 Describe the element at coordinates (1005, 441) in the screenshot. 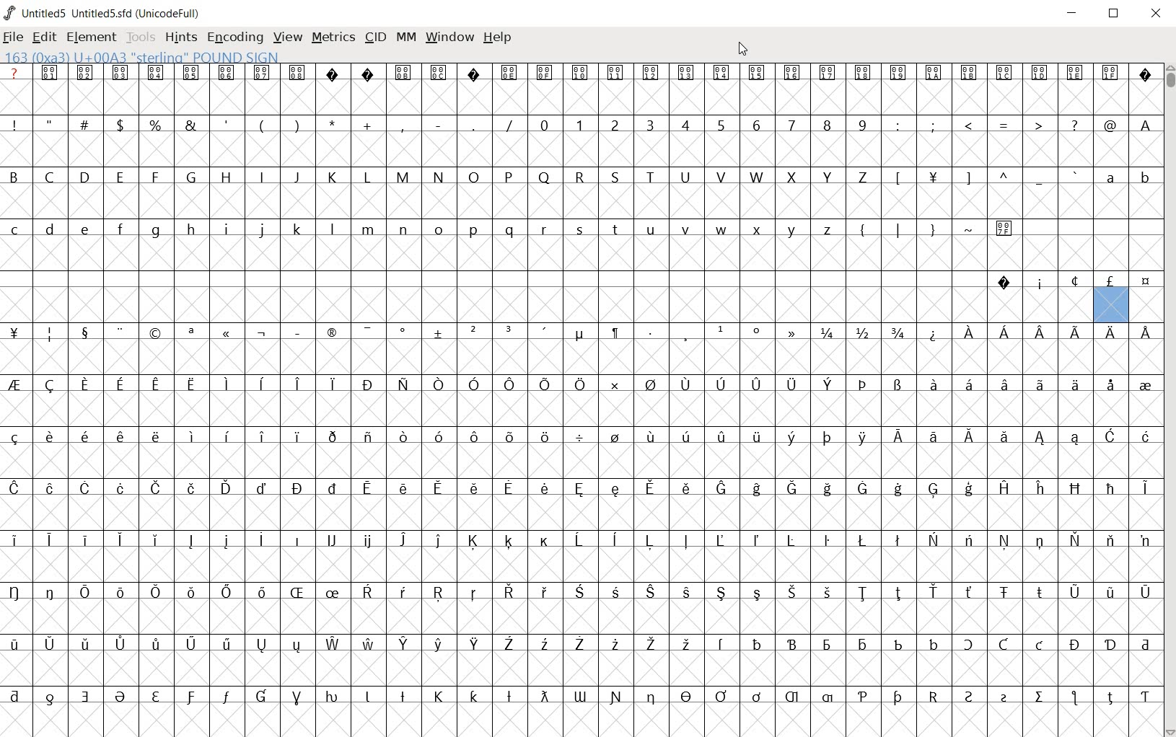

I see `Symbol` at that location.